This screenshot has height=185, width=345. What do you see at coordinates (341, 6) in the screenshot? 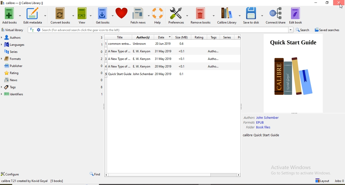
I see `Cursor` at bounding box center [341, 6].